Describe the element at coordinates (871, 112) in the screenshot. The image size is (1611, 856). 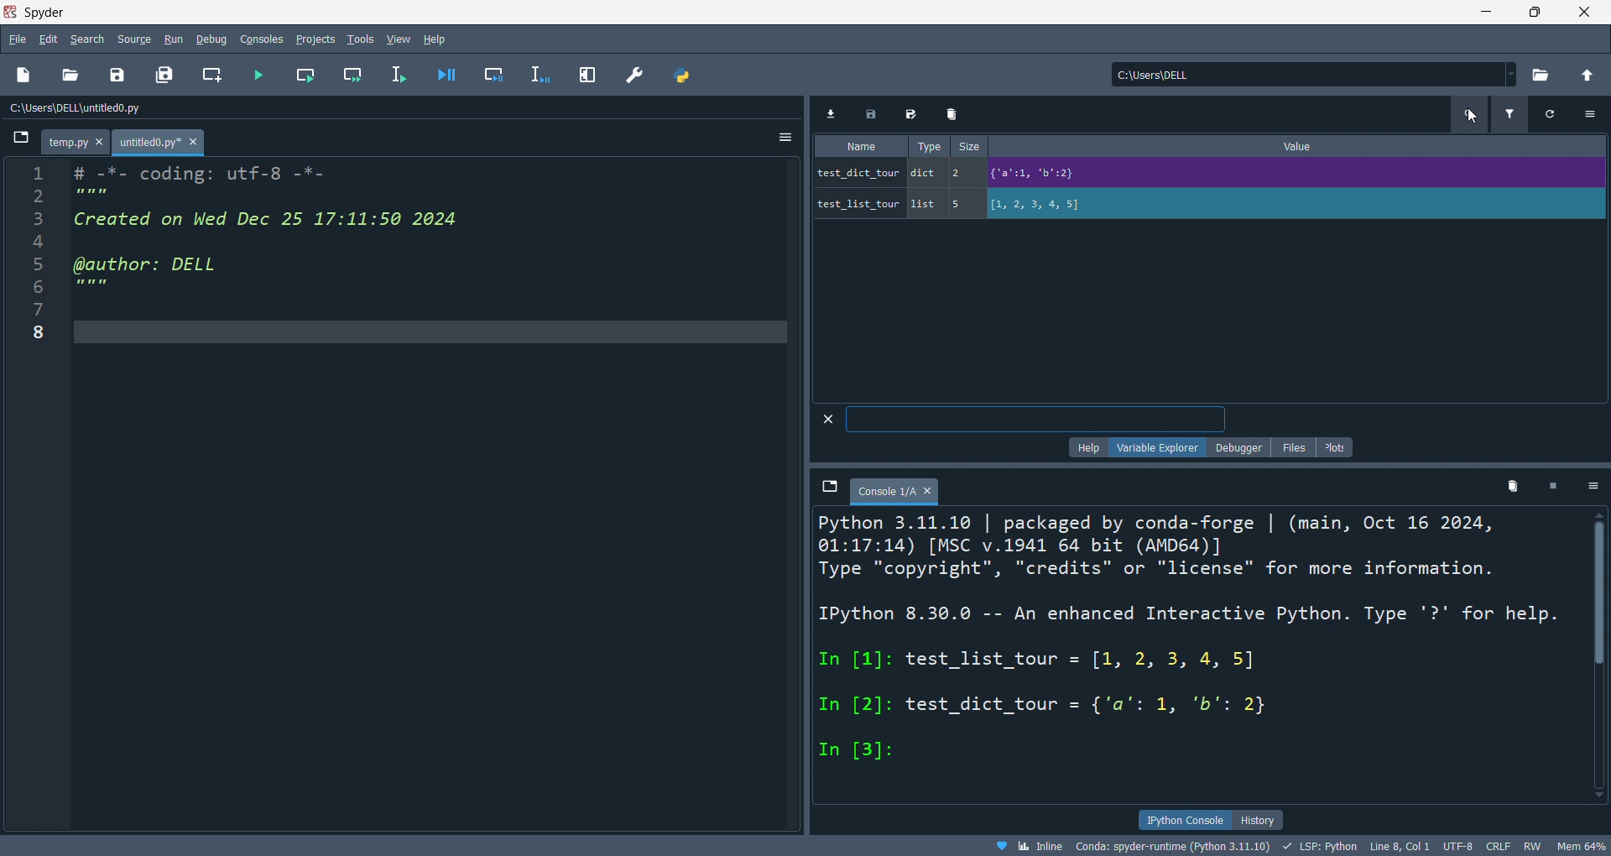
I see `save` at that location.